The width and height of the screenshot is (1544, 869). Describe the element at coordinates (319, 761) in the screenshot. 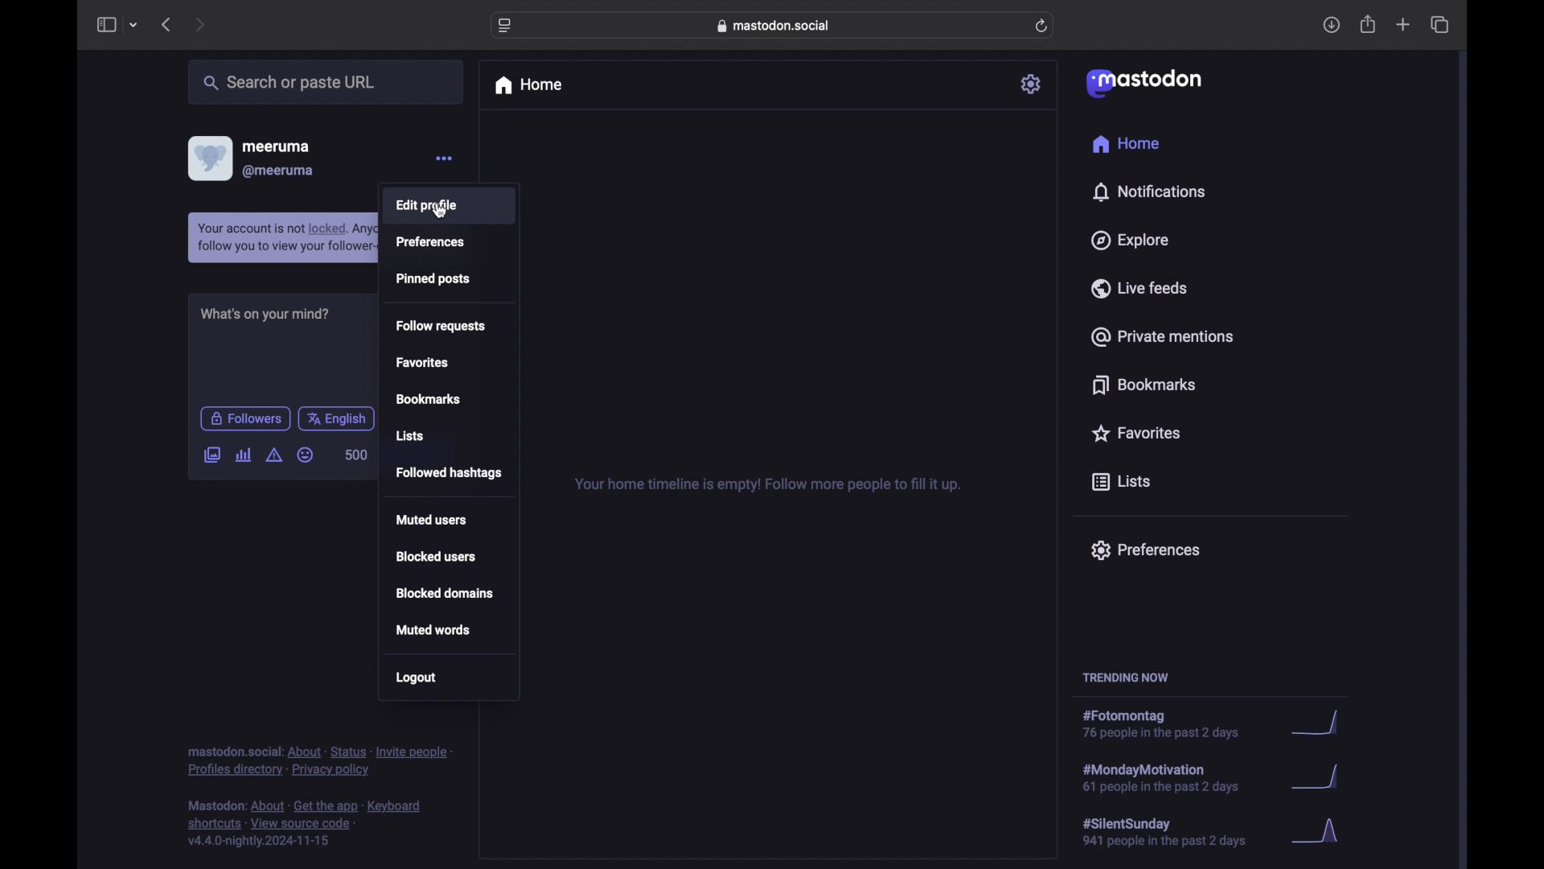

I see `footnote` at that location.